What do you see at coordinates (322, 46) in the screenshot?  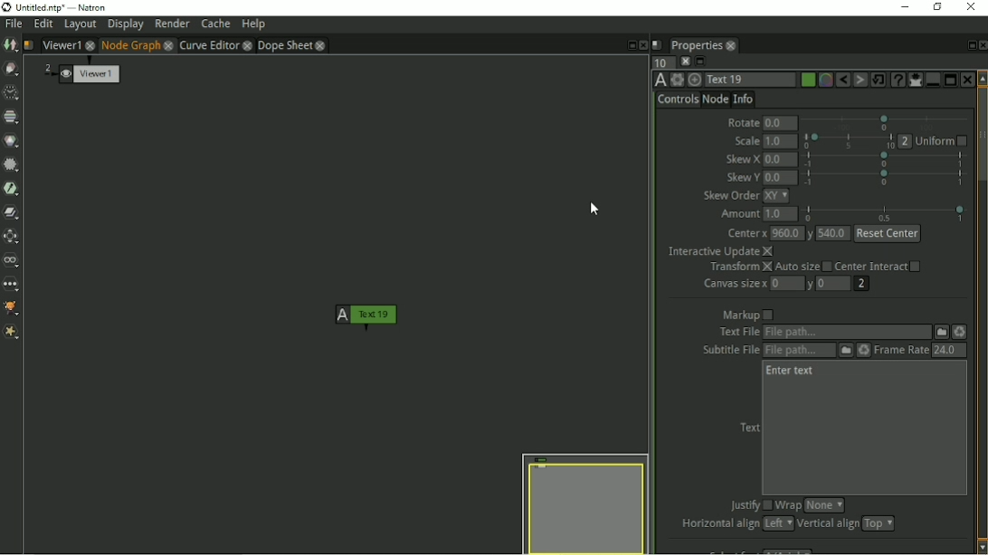 I see `close` at bounding box center [322, 46].